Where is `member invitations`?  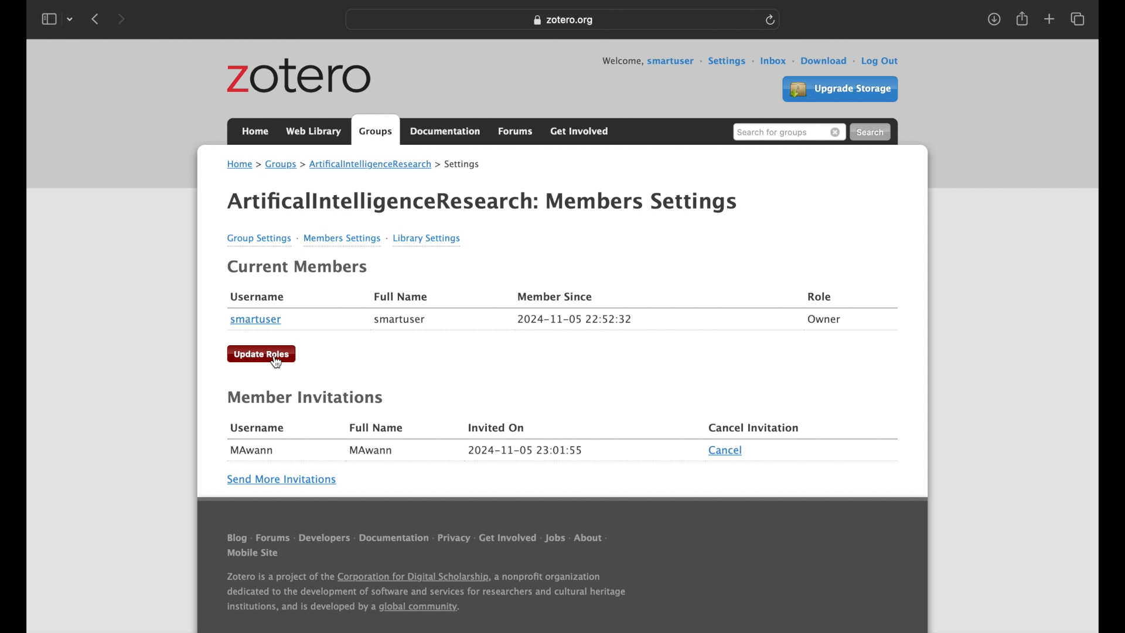
member invitations is located at coordinates (305, 397).